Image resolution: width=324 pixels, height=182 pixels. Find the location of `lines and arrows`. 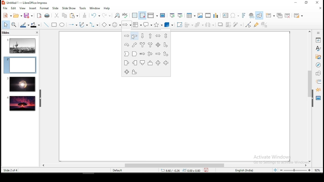

lines and arrows is located at coordinates (73, 25).